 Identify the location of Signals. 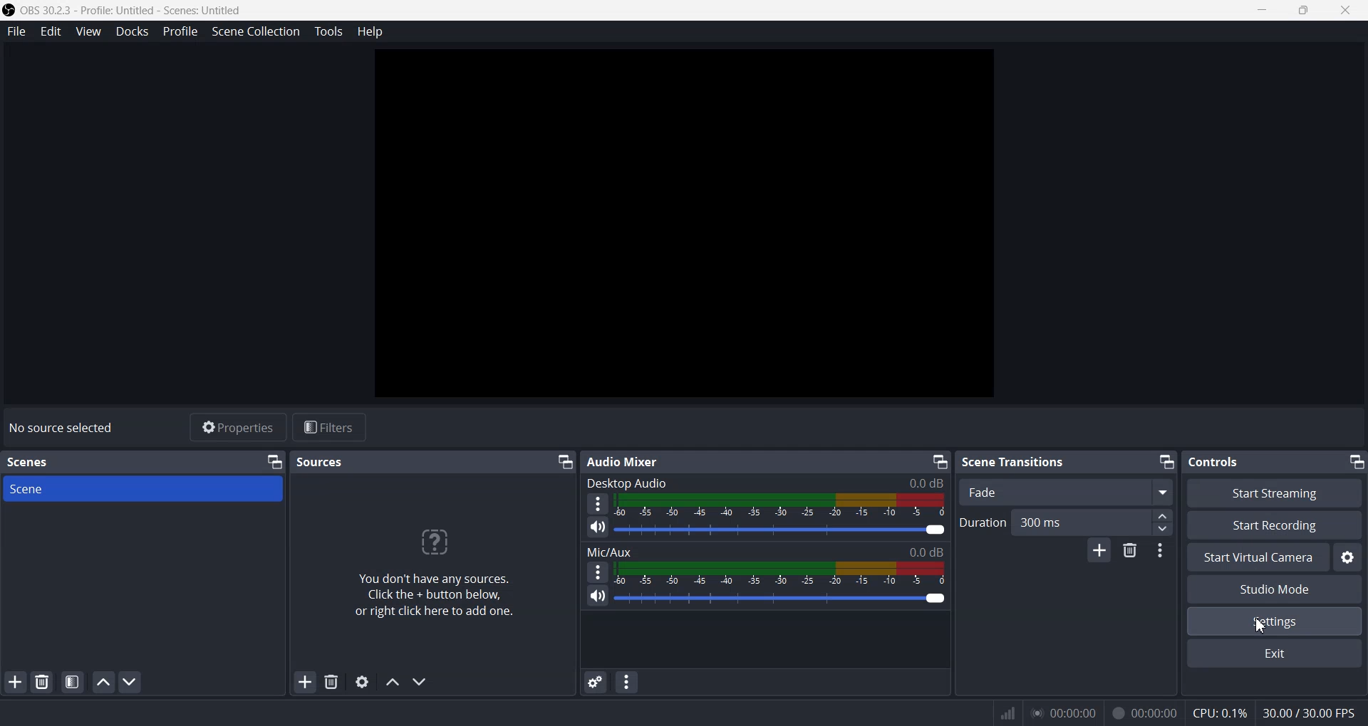
(1000, 712).